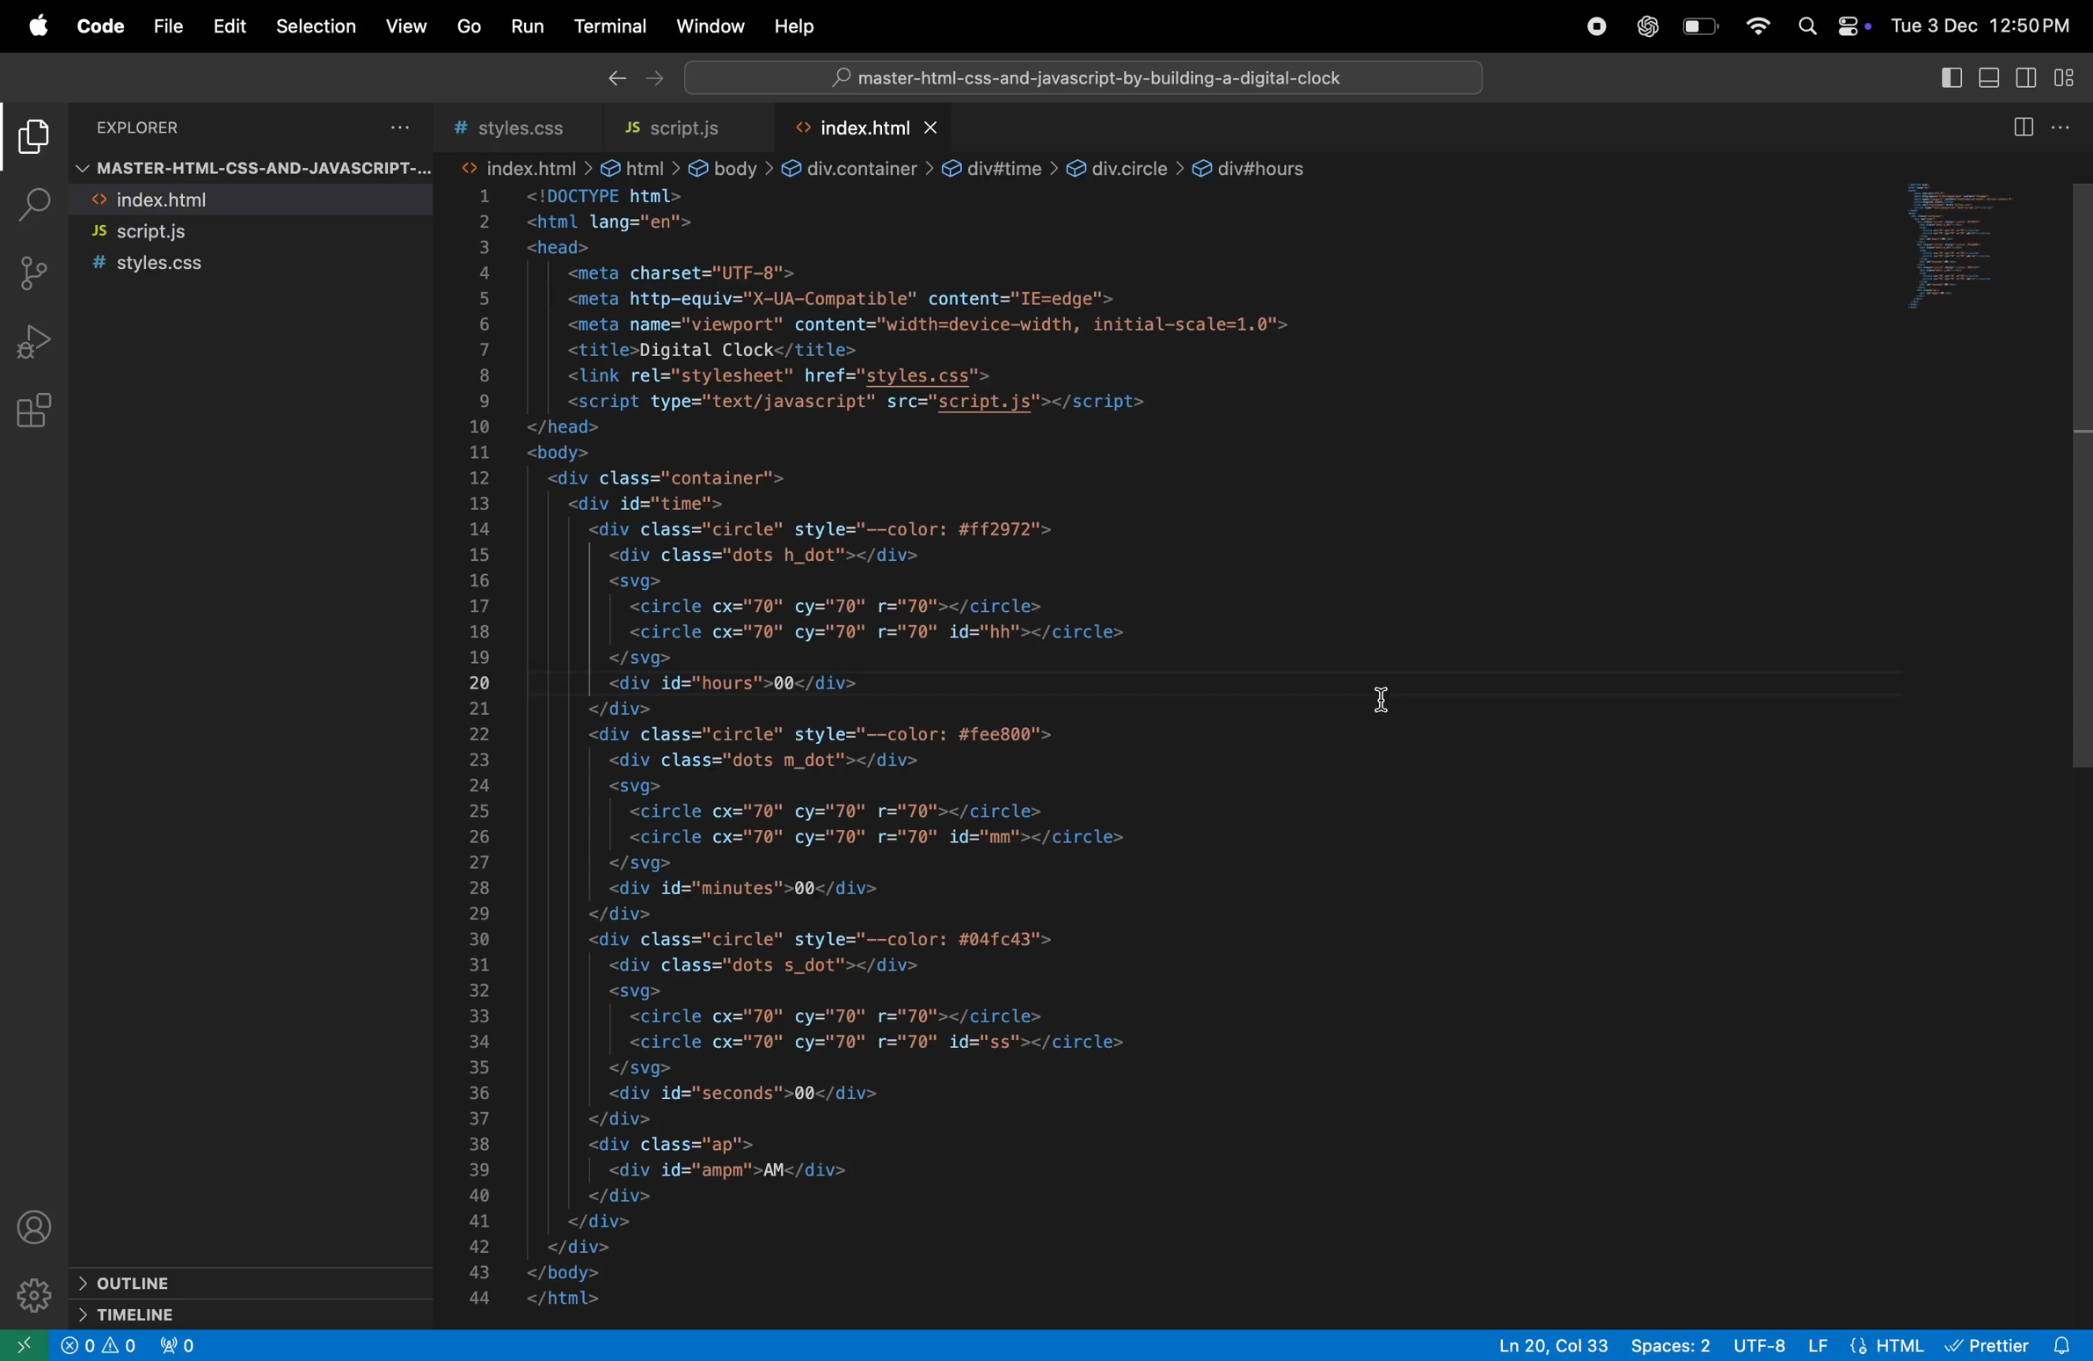 The height and width of the screenshot is (1361, 2093). Describe the element at coordinates (1021, 737) in the screenshot. I see `code block` at that location.